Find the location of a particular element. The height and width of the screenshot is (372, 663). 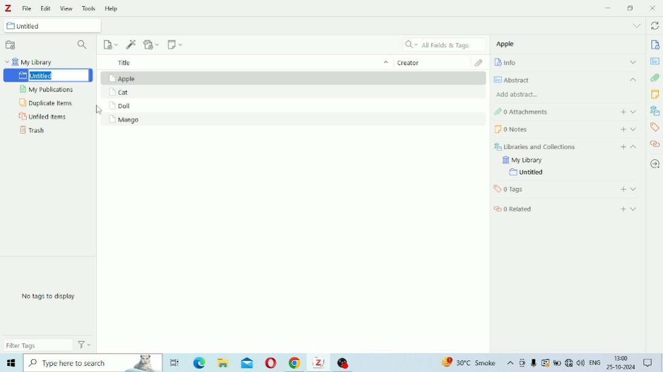

Notes is located at coordinates (510, 130).